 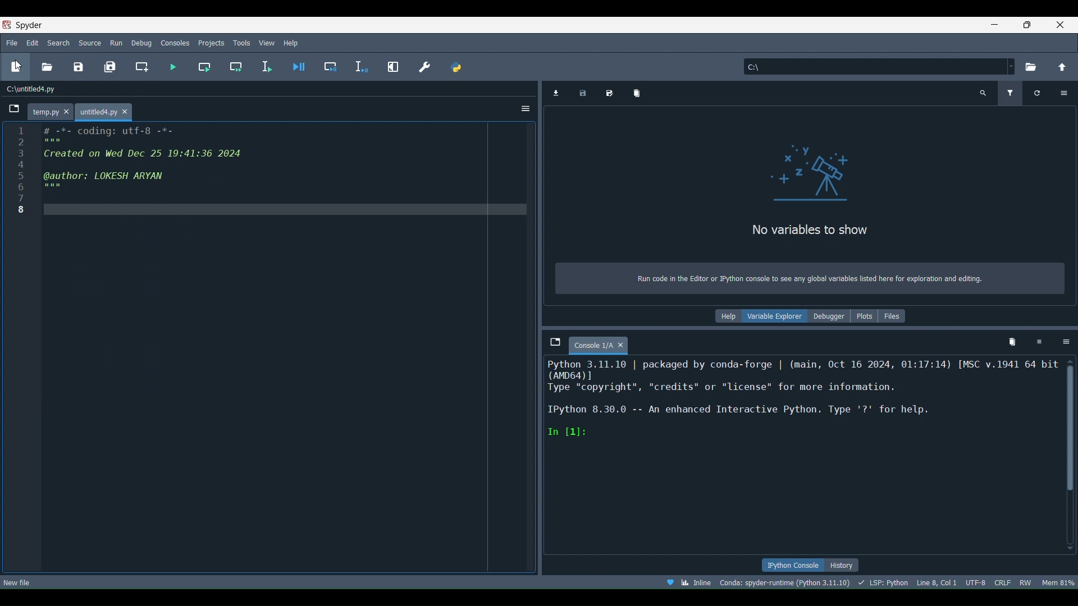 What do you see at coordinates (1058, 582) in the screenshot?
I see `Global memory usage` at bounding box center [1058, 582].